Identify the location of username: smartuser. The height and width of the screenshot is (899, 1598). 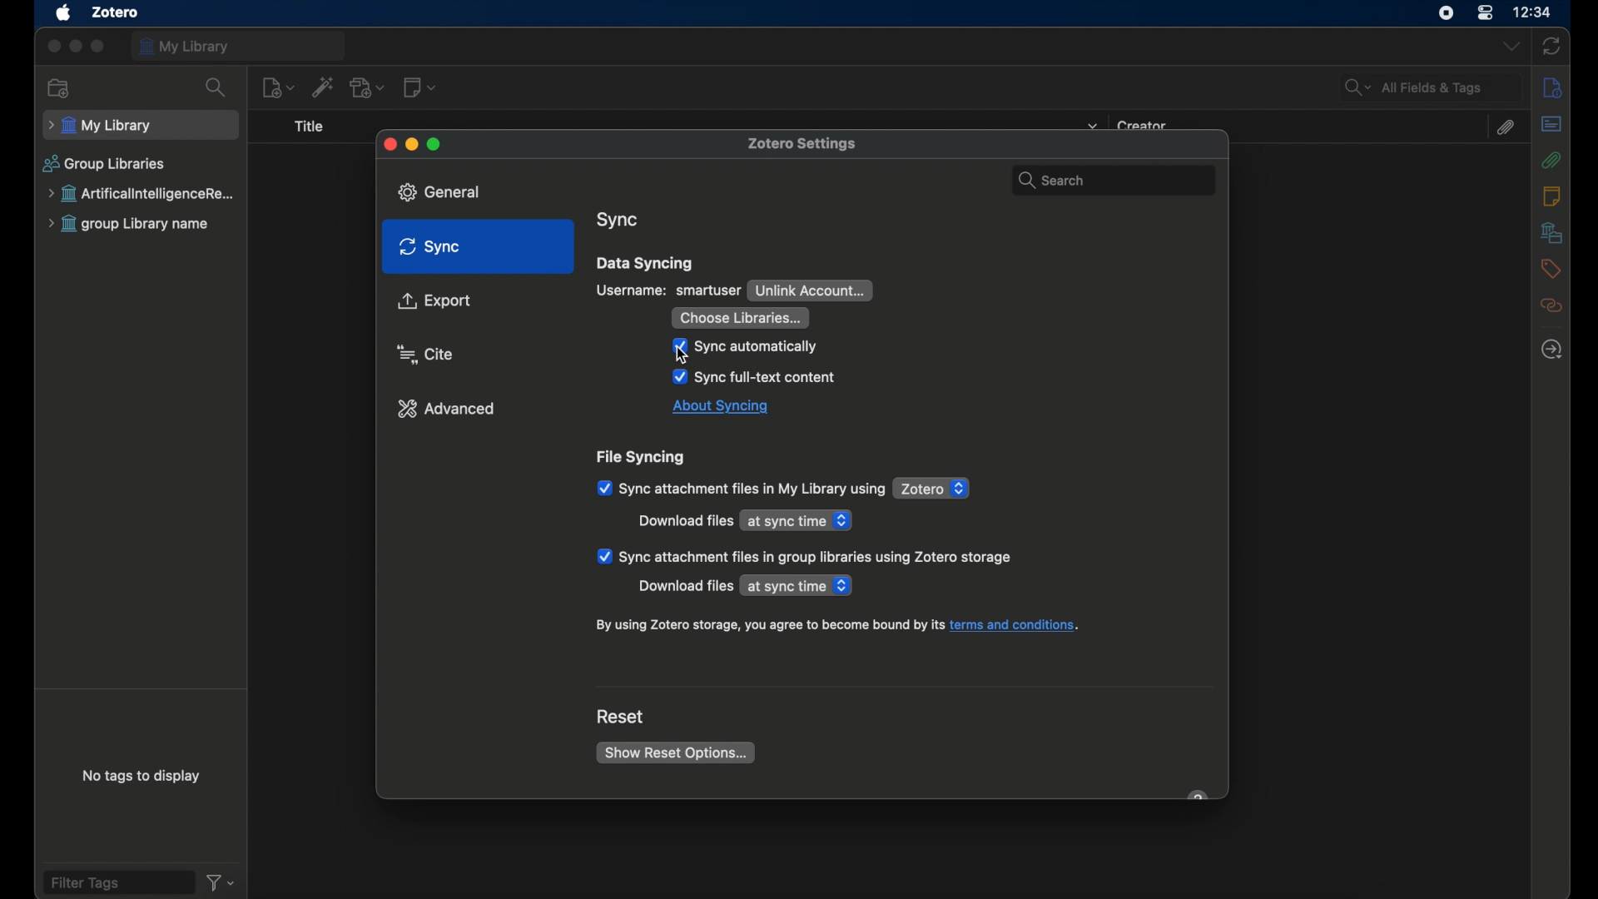
(669, 290).